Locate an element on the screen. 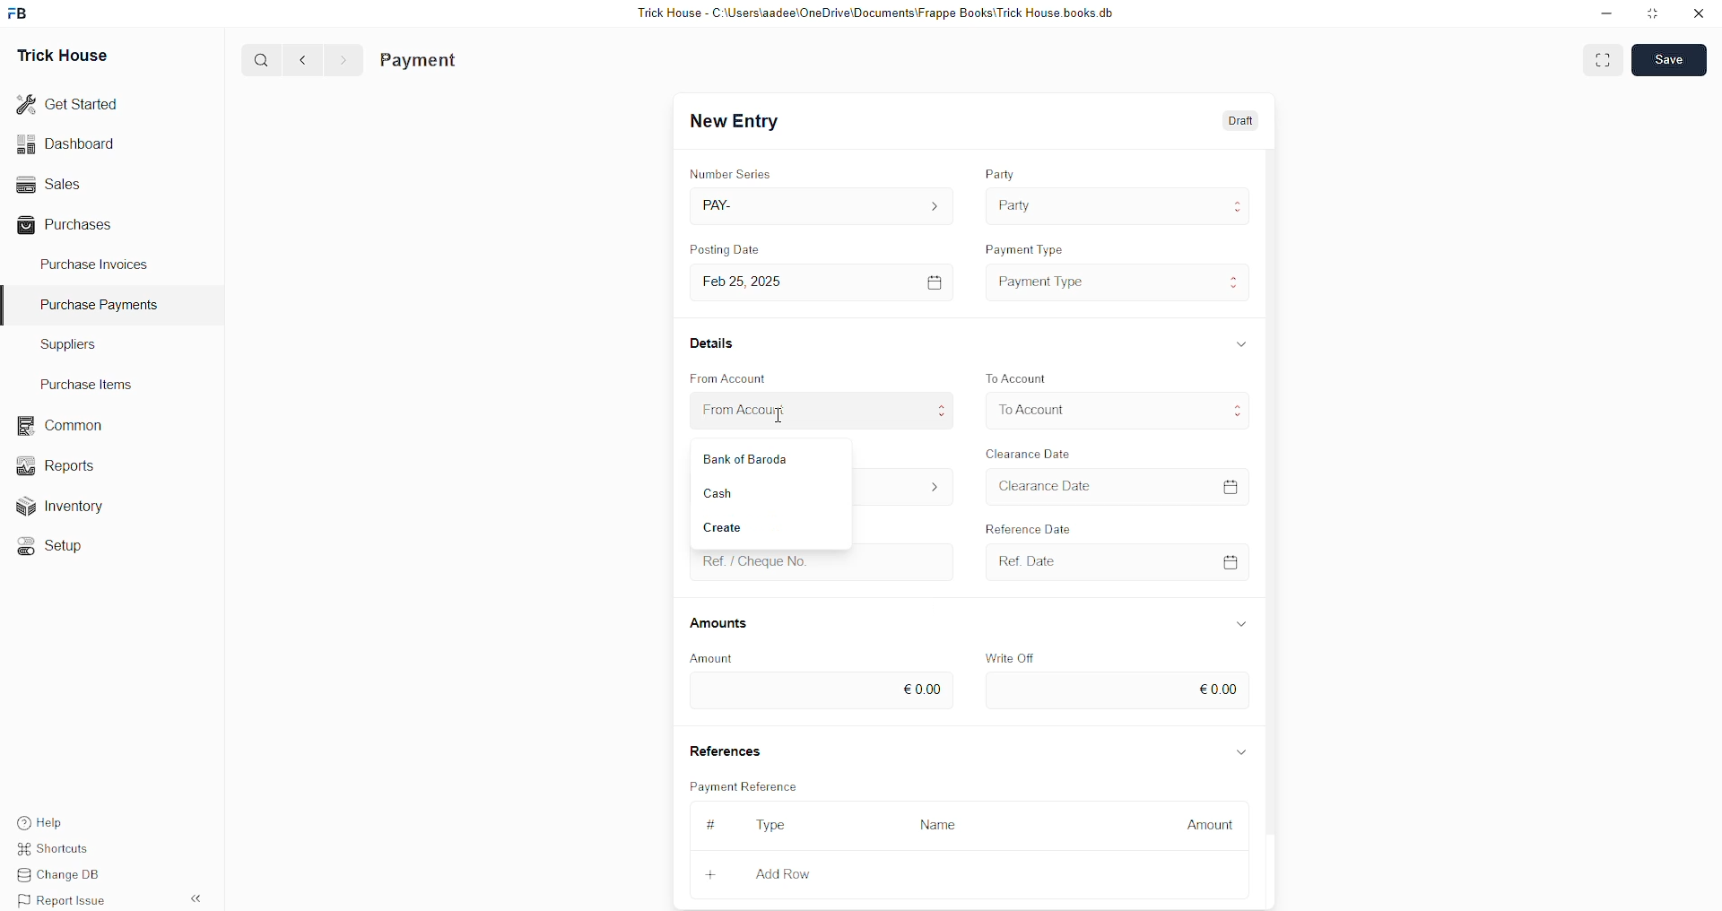  Payment Type is located at coordinates (1031, 246).